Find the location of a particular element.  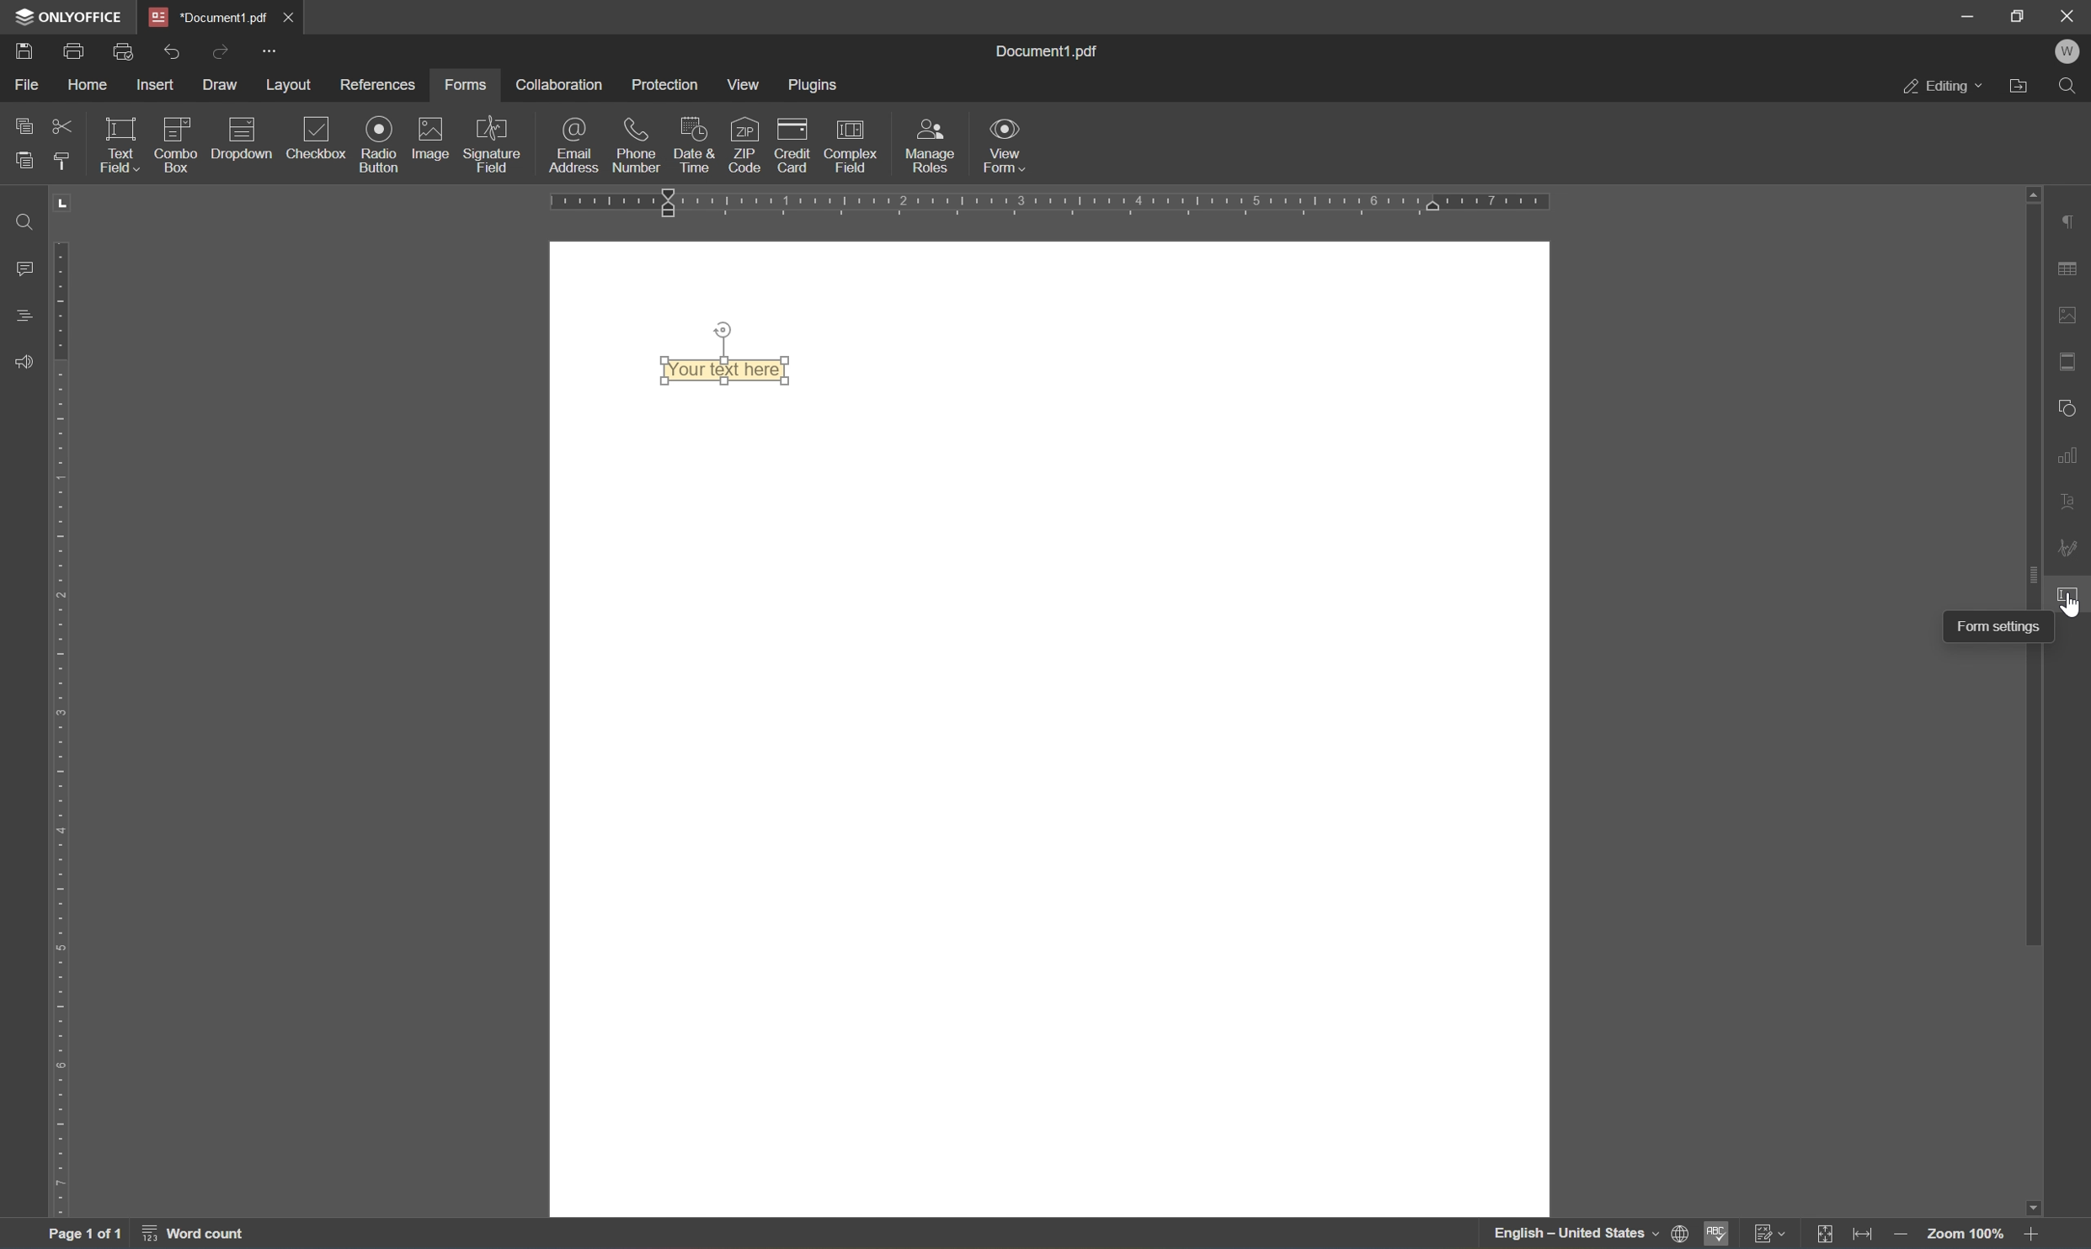

redo is located at coordinates (173, 53).